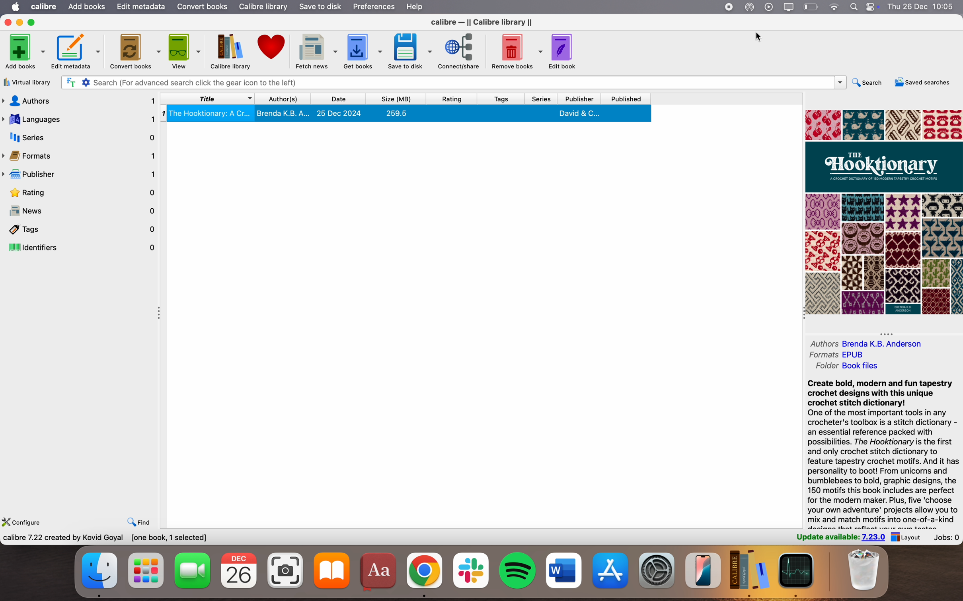 Image resolution: width=963 pixels, height=601 pixels. What do you see at coordinates (910, 538) in the screenshot?
I see `layout` at bounding box center [910, 538].